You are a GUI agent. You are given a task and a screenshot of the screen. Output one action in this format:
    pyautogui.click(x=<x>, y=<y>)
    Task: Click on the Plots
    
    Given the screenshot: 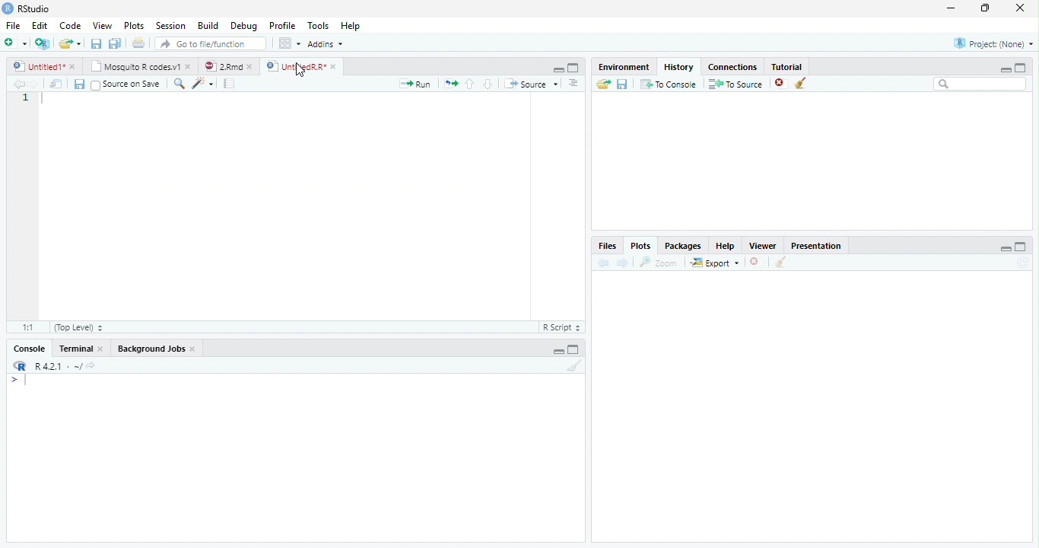 What is the action you would take?
    pyautogui.click(x=641, y=245)
    